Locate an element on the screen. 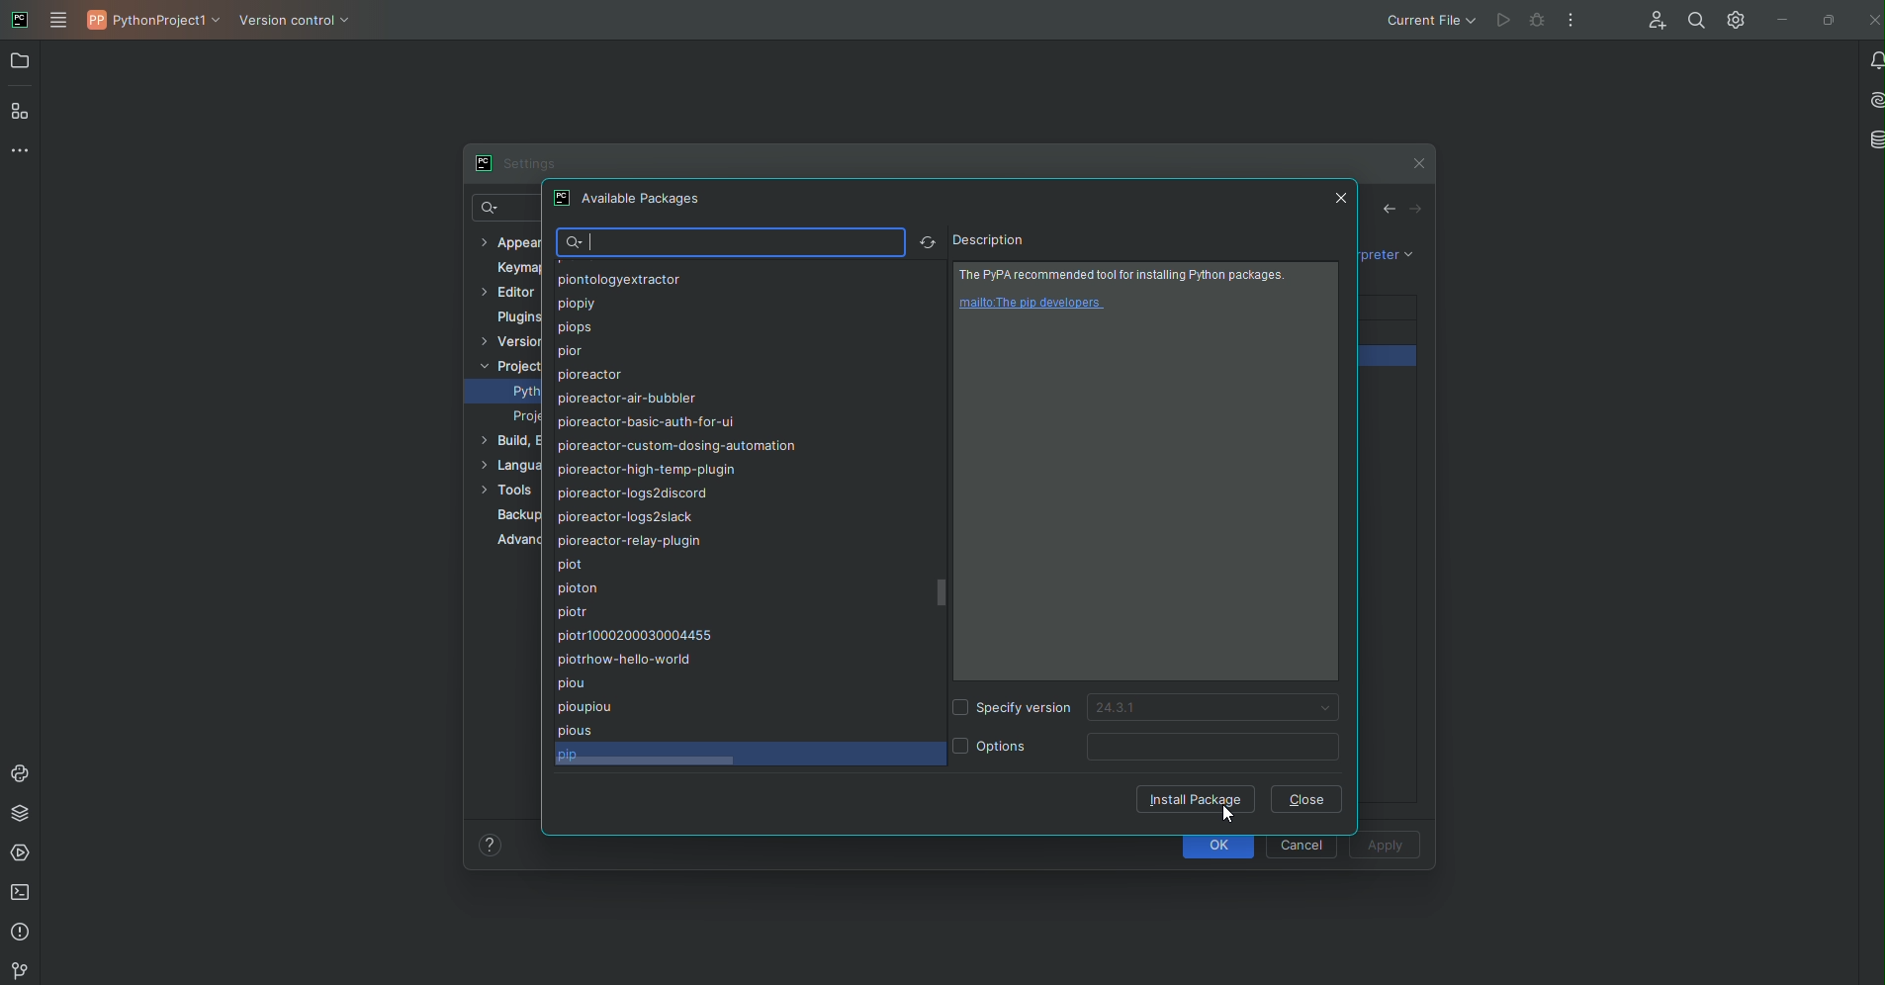 This screenshot has width=1885, height=985. Problems is located at coordinates (22, 934).